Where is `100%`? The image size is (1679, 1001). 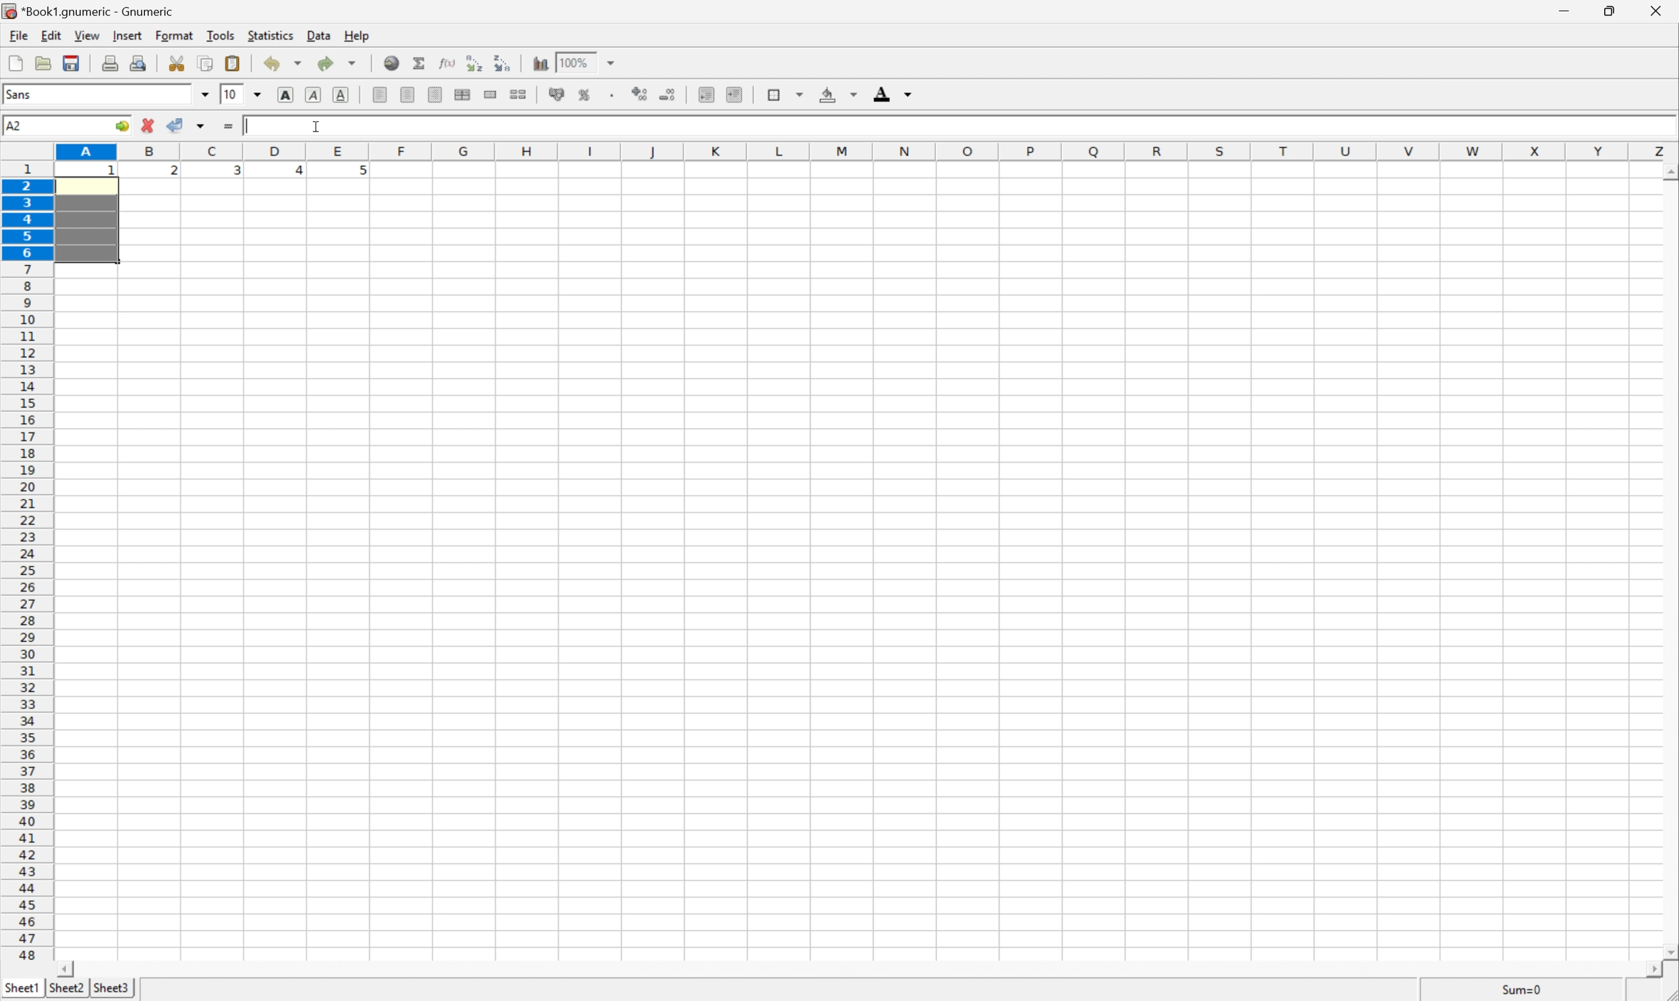 100% is located at coordinates (577, 61).